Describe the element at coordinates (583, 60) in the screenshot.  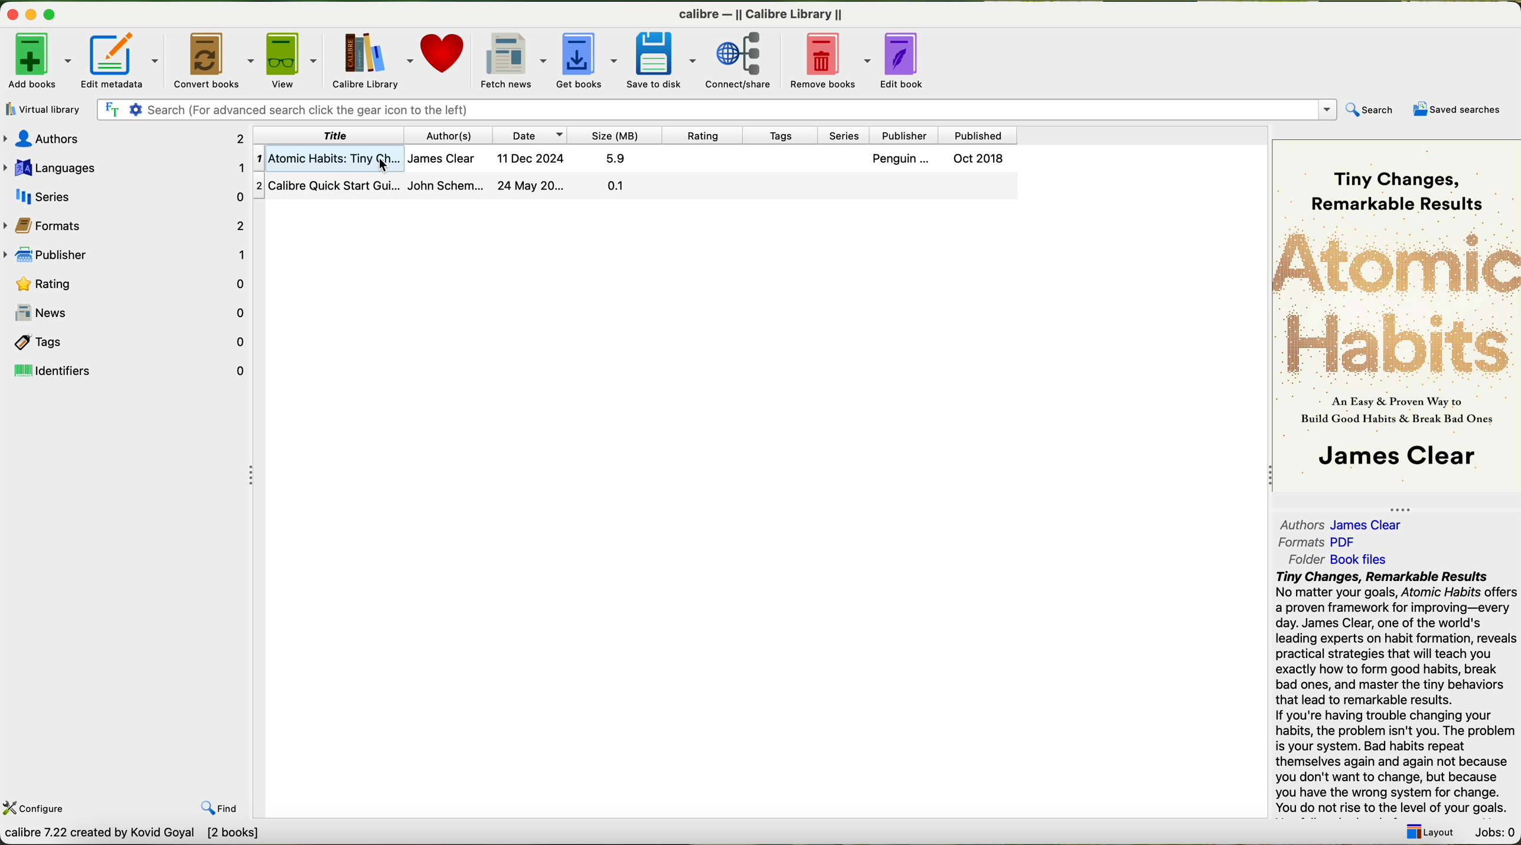
I see `get books` at that location.